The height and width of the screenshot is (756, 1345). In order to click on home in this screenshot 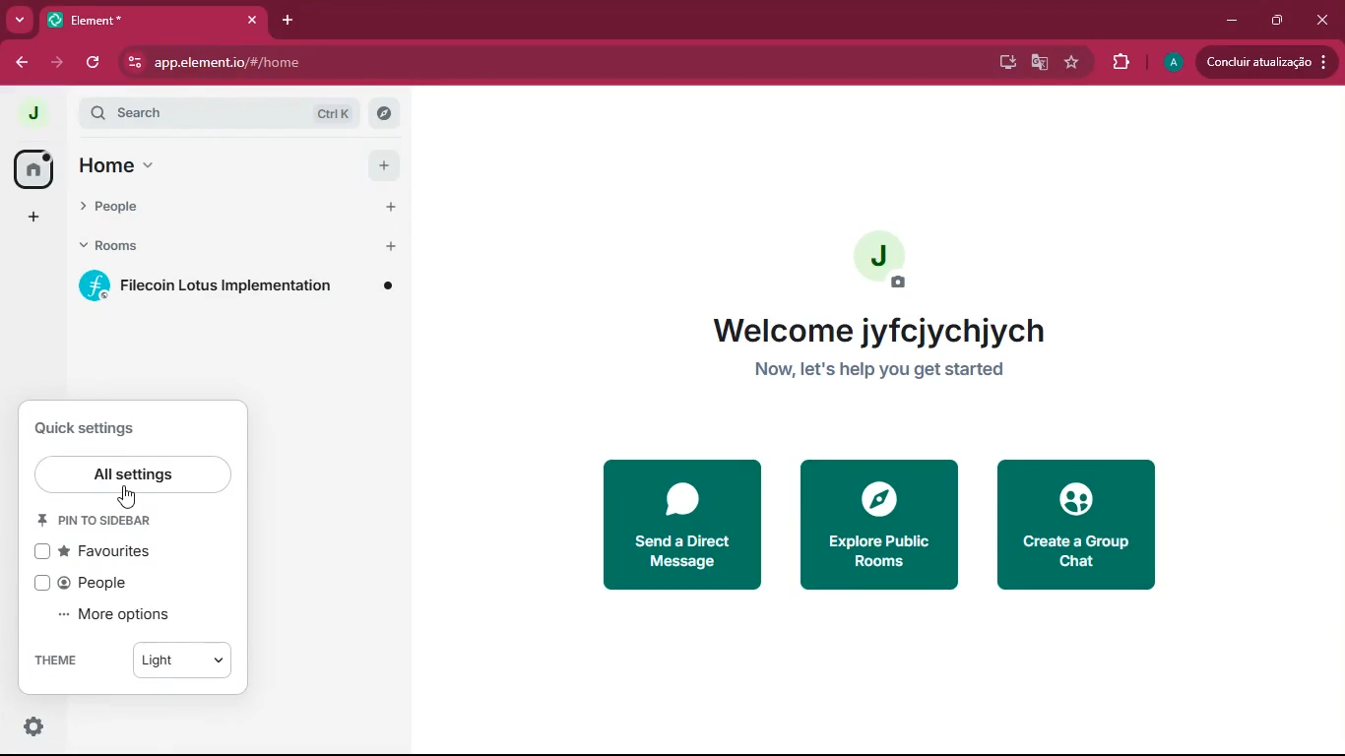, I will do `click(216, 167)`.